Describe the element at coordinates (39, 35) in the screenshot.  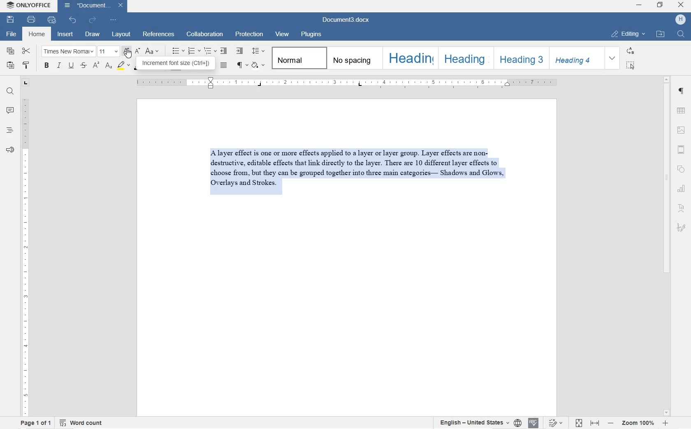
I see `home` at that location.